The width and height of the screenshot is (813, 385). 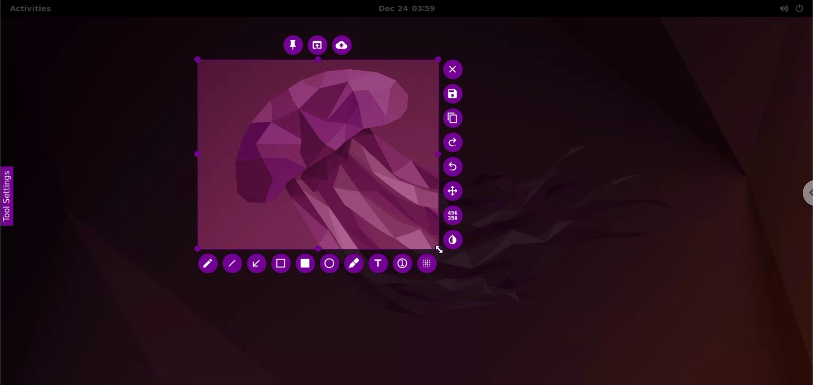 What do you see at coordinates (30, 9) in the screenshot?
I see `Activities` at bounding box center [30, 9].